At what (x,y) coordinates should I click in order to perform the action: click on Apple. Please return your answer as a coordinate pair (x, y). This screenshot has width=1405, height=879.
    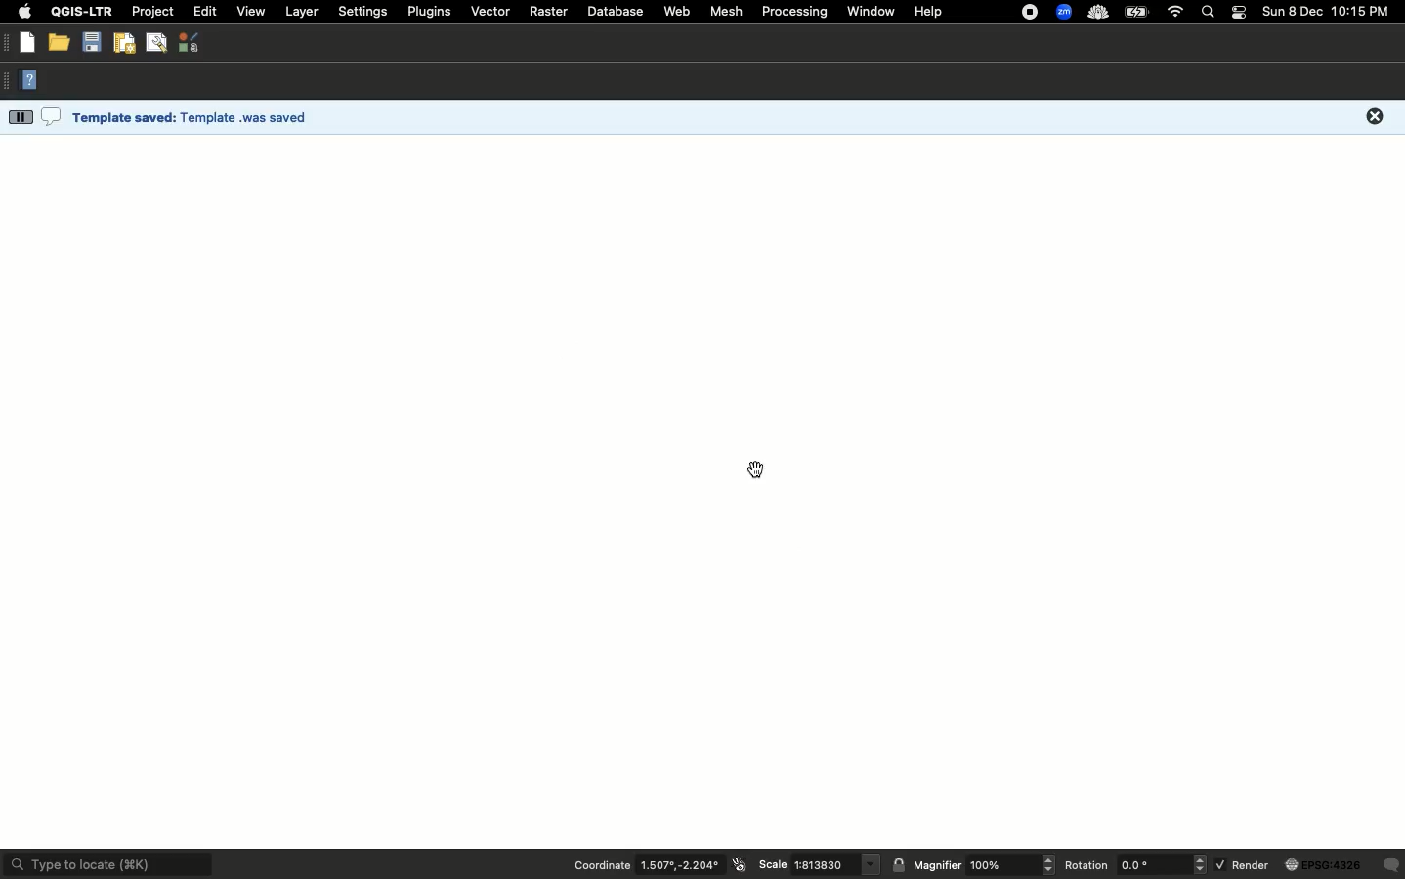
    Looking at the image, I should click on (23, 12).